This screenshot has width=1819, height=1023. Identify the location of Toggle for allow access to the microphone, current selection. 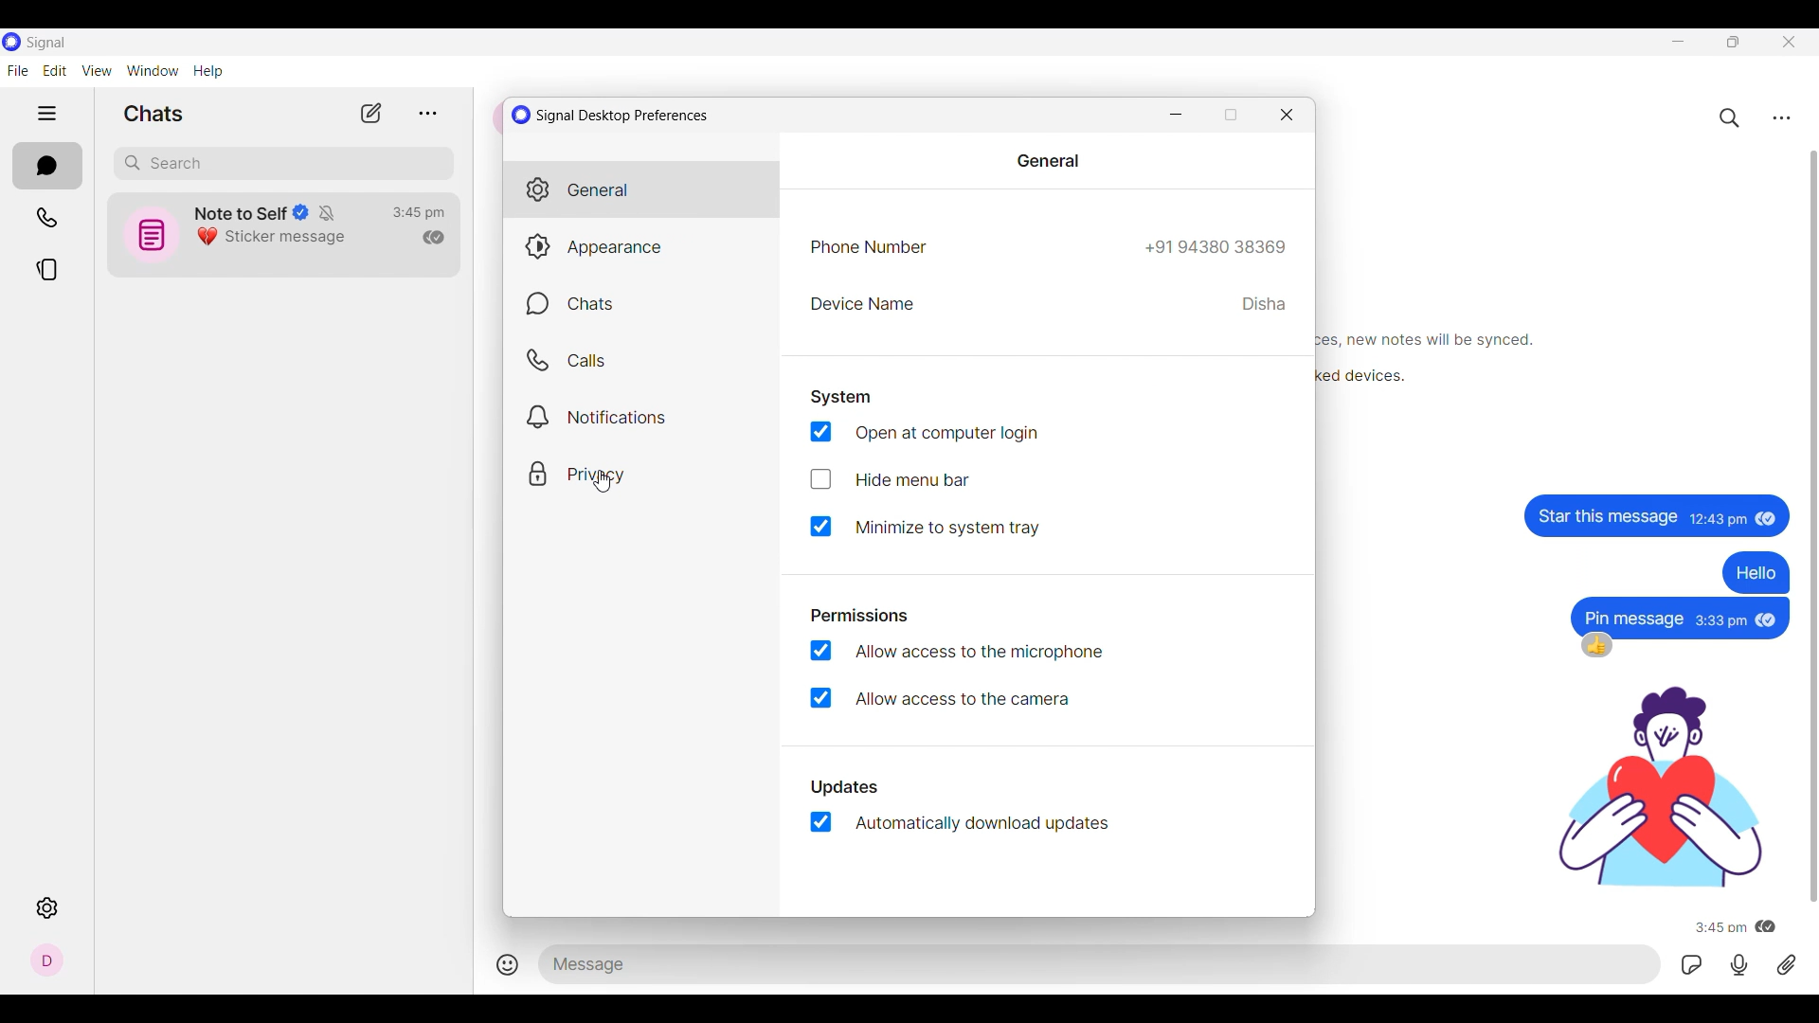
(957, 650).